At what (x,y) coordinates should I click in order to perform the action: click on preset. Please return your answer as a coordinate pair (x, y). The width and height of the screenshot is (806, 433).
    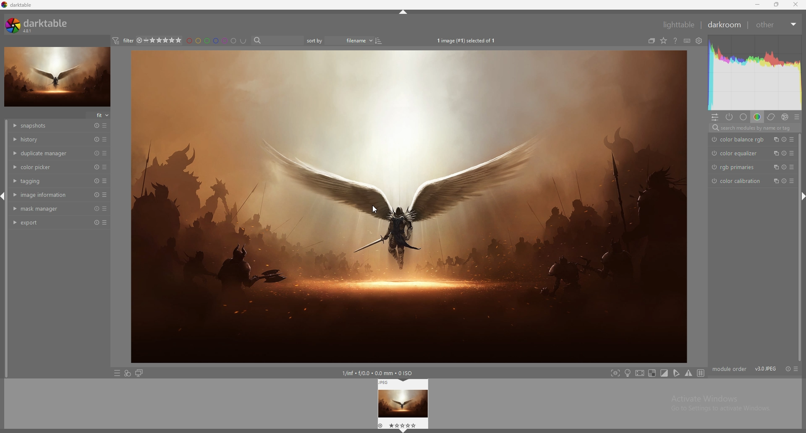
    Looking at the image, I should click on (792, 167).